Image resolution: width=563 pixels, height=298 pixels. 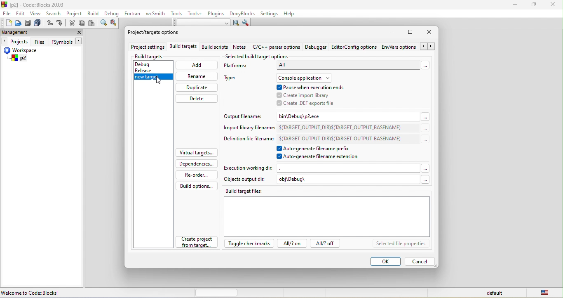 What do you see at coordinates (216, 14) in the screenshot?
I see `plugins` at bounding box center [216, 14].